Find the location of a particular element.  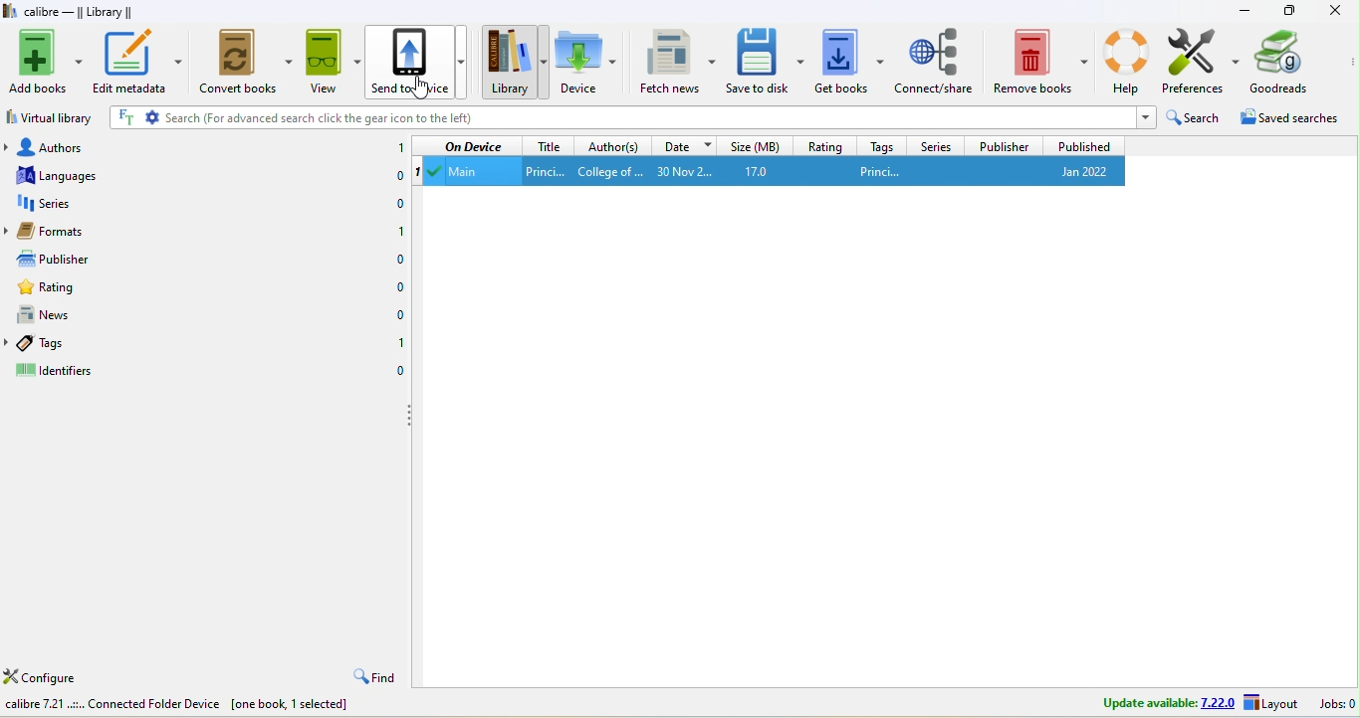

0 is located at coordinates (390, 262).